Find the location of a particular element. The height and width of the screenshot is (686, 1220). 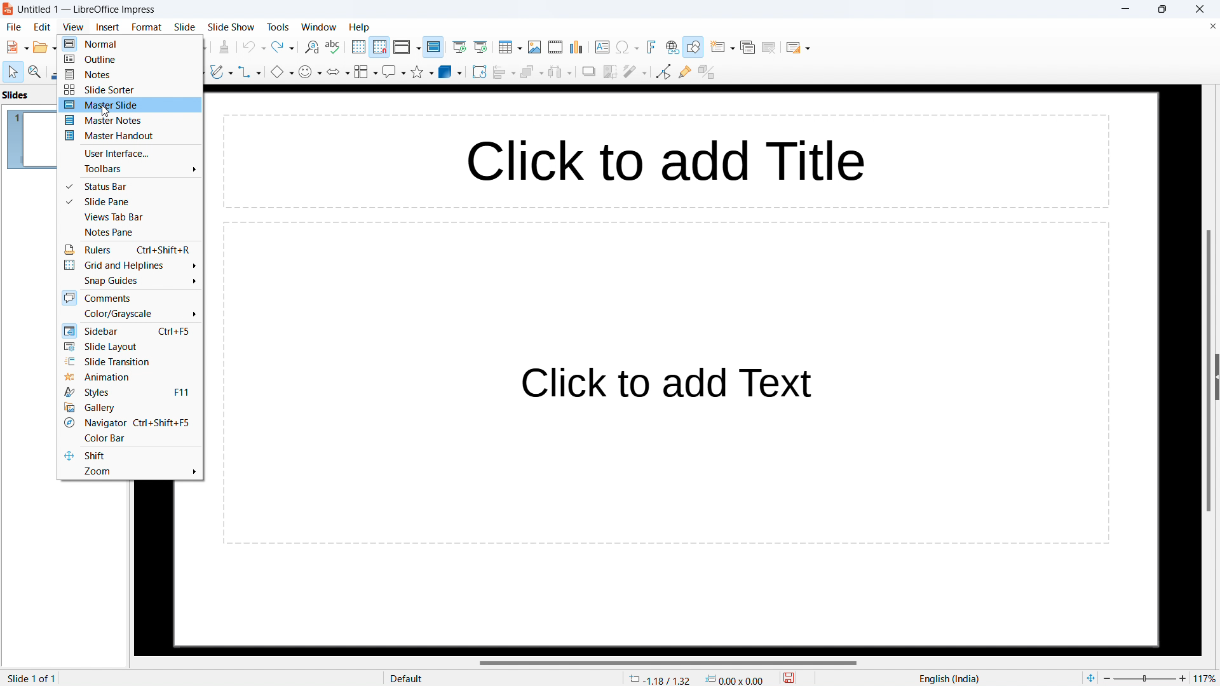

insert table is located at coordinates (510, 47).